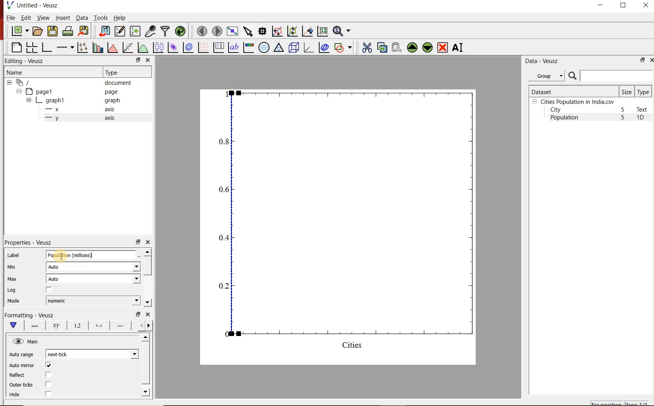  Describe the element at coordinates (82, 18) in the screenshot. I see `Data` at that location.